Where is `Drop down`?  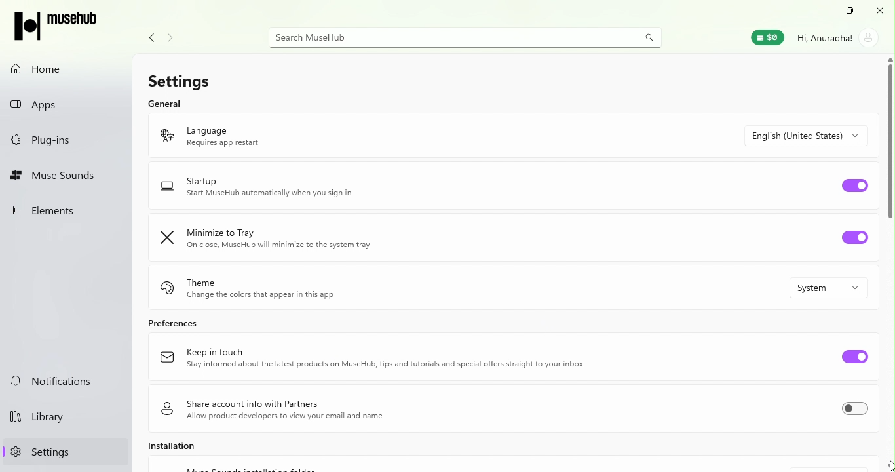 Drop down is located at coordinates (809, 134).